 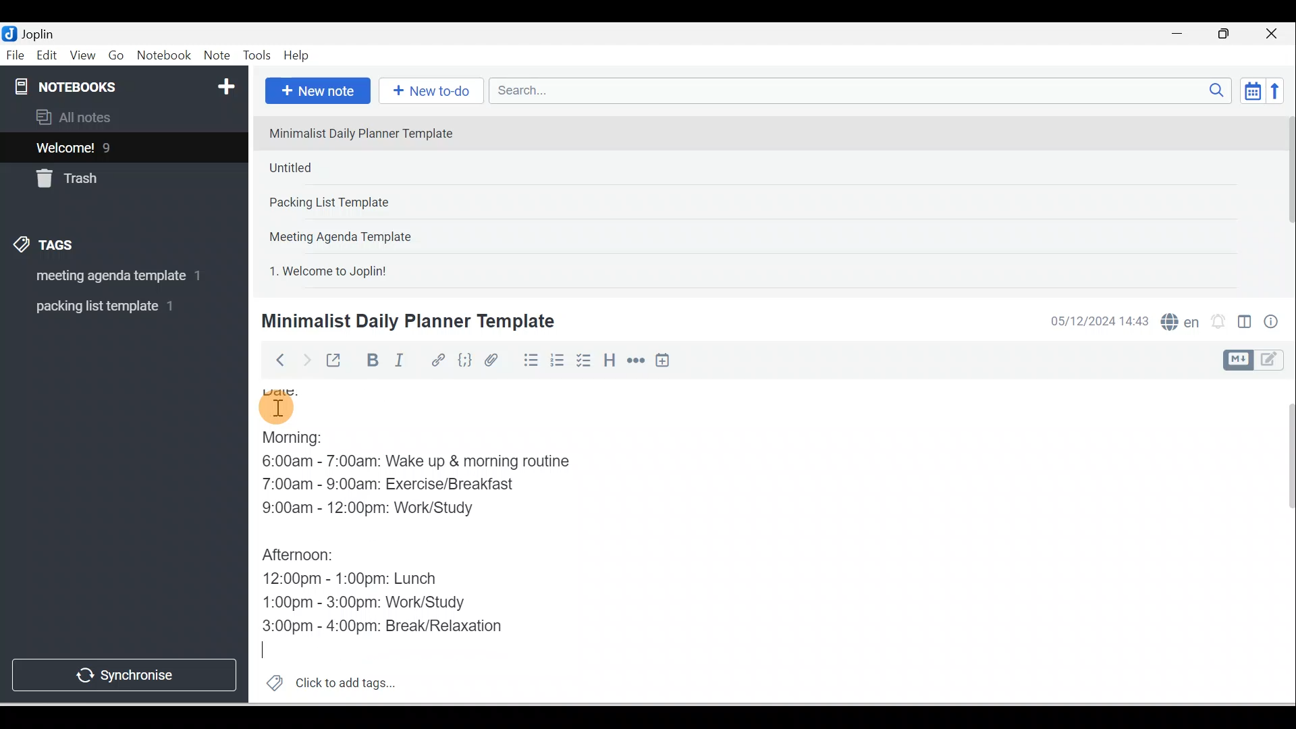 What do you see at coordinates (1216, 322) in the screenshot?
I see `Set alarm` at bounding box center [1216, 322].